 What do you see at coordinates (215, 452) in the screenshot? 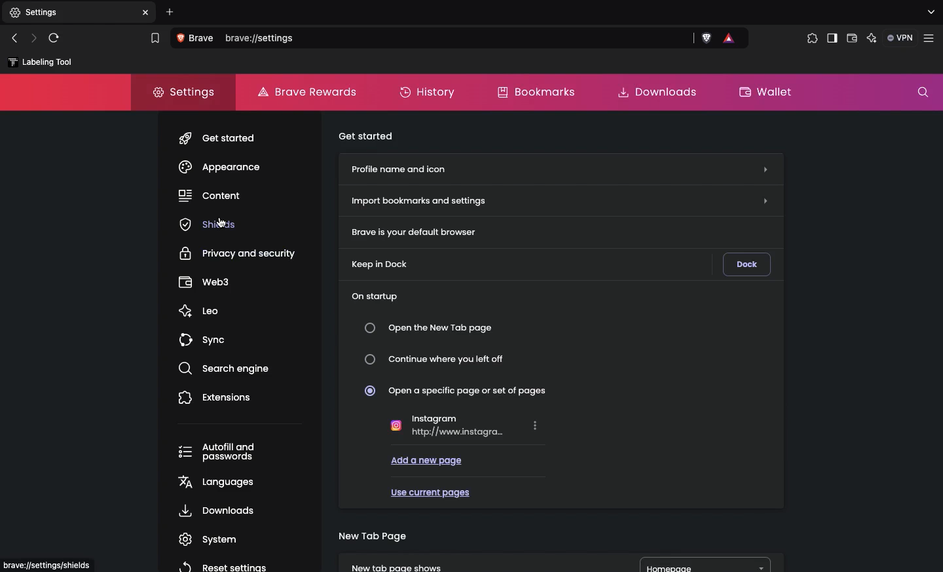
I see `Autofill and passwords` at bounding box center [215, 452].